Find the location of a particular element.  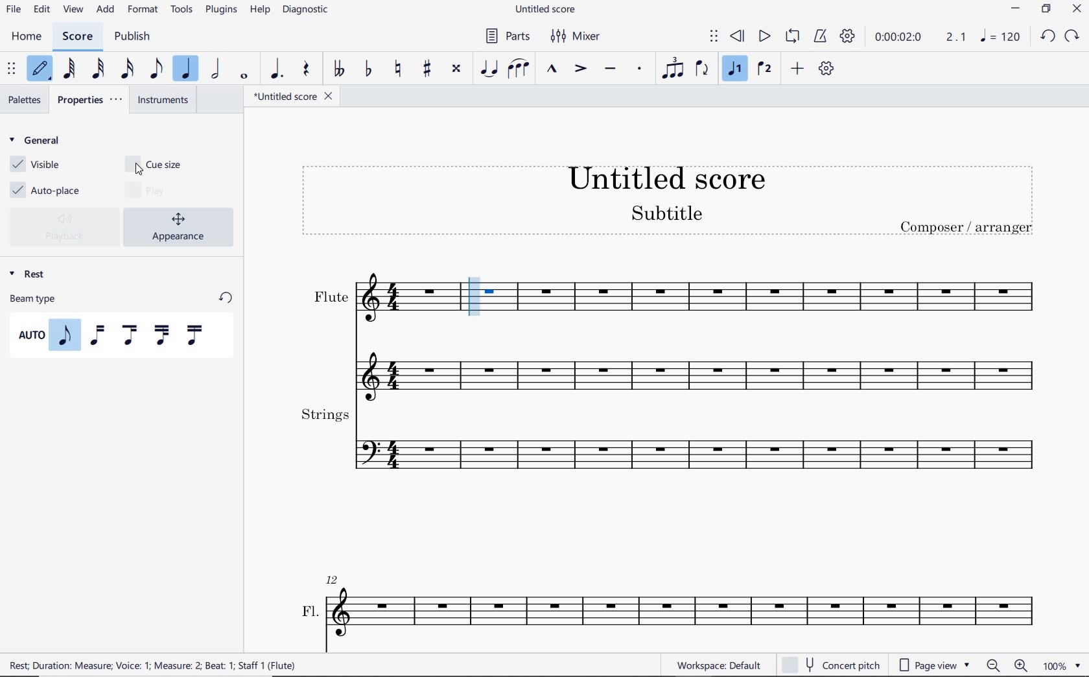

restore down is located at coordinates (1045, 10).